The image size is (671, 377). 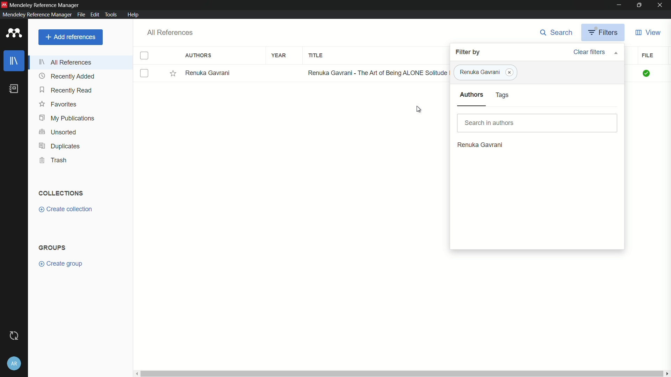 I want to click on edit menu, so click(x=95, y=14).